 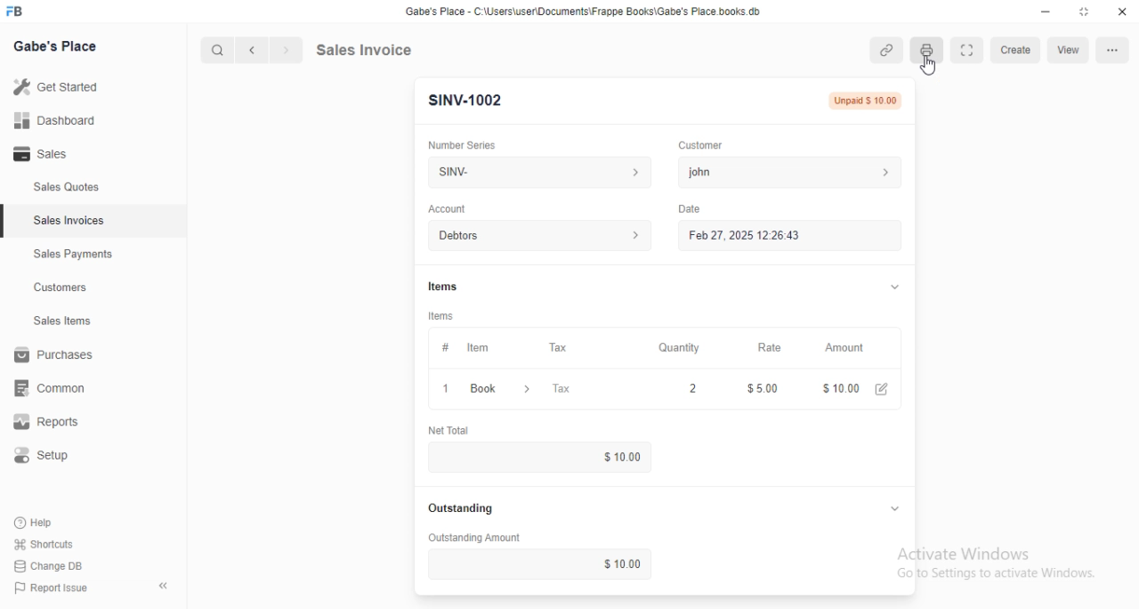 I want to click on common, so click(x=49, y=388).